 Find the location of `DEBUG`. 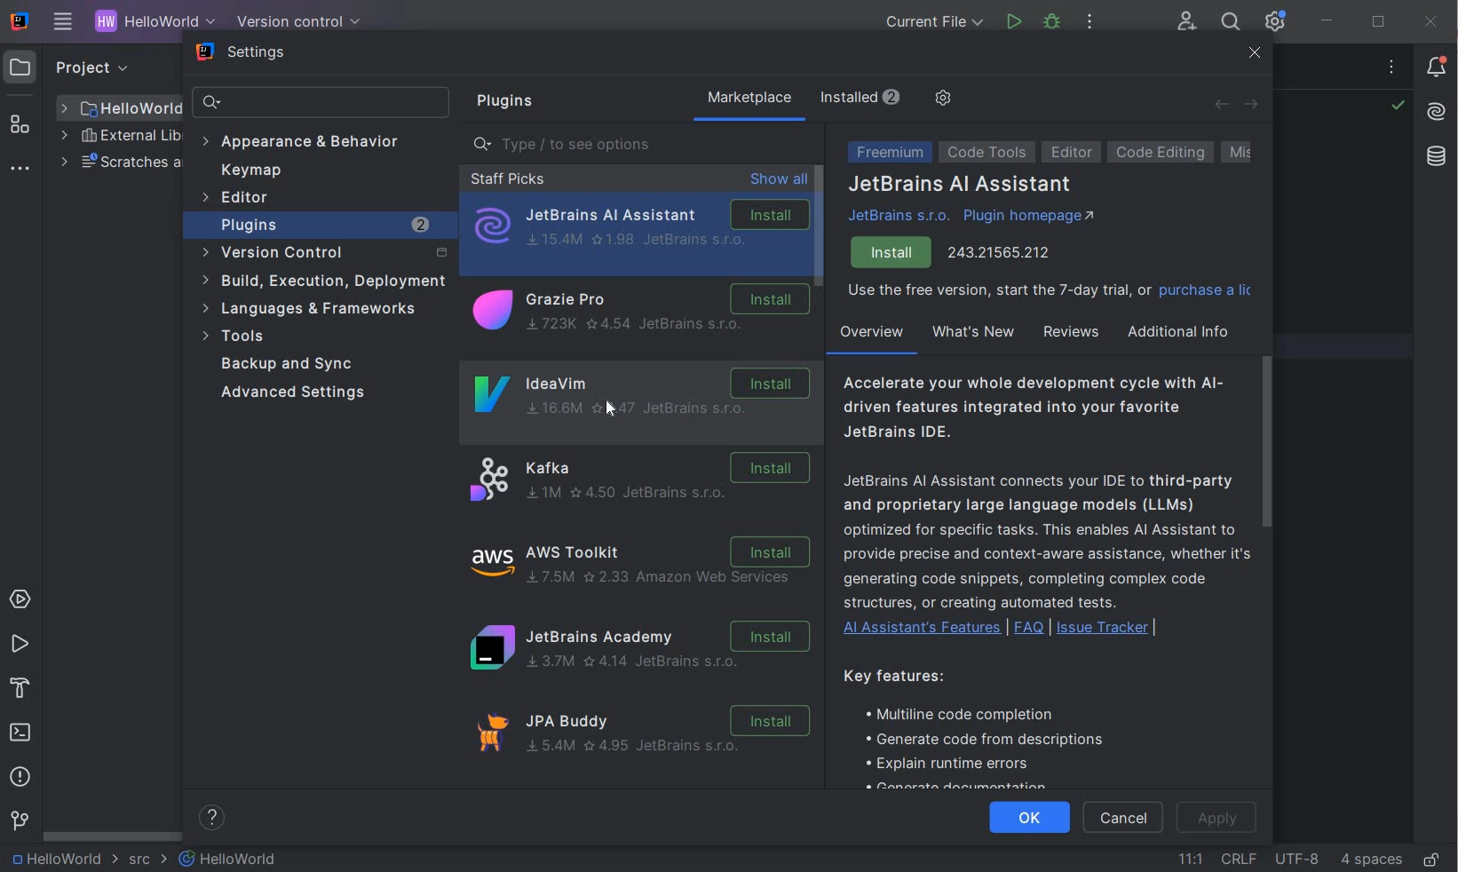

DEBUG is located at coordinates (1055, 25).